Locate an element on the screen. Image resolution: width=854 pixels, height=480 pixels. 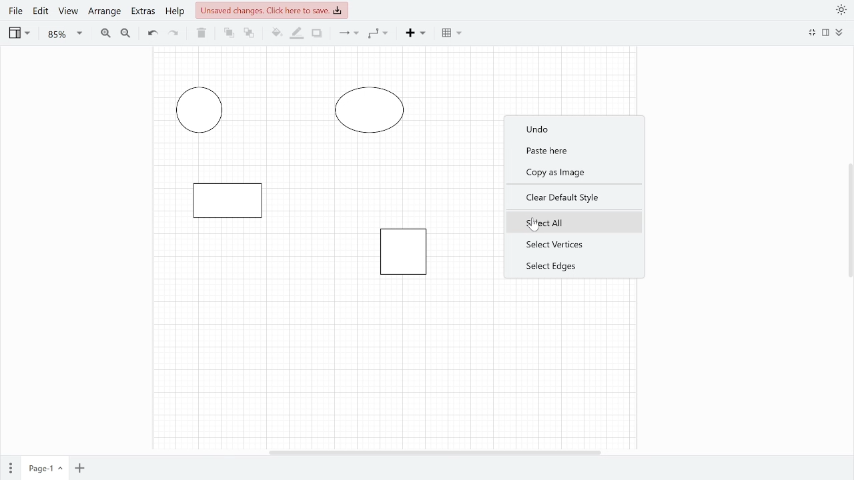
Edit is located at coordinates (41, 12).